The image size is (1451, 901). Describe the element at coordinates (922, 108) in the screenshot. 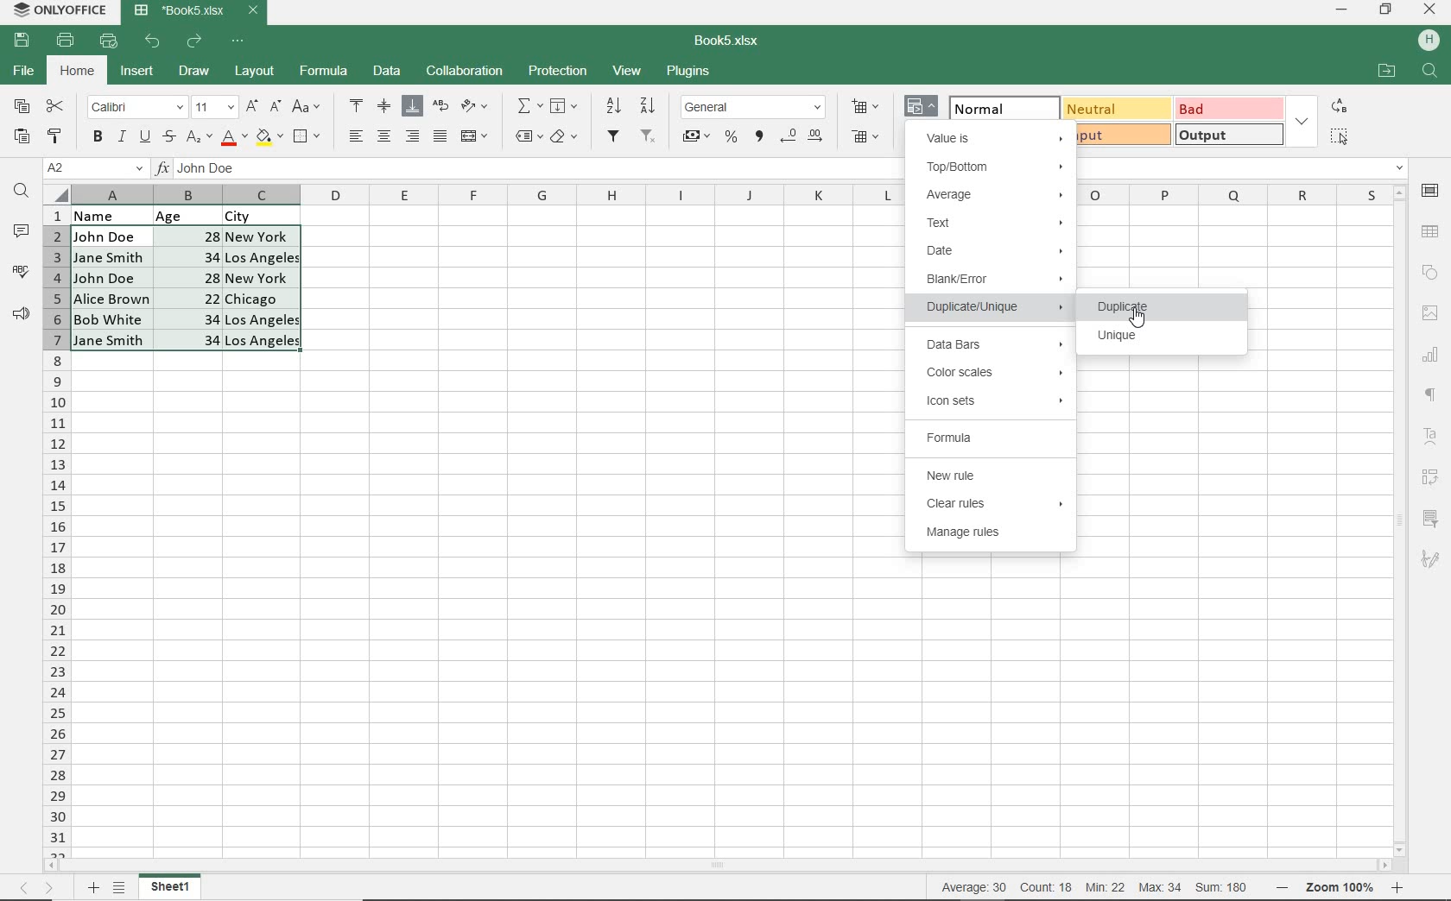

I see `CONDITIONAL FORMATTING` at that location.